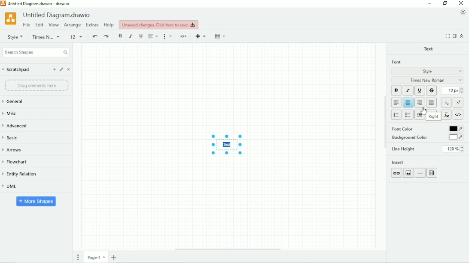  Describe the element at coordinates (95, 257) in the screenshot. I see `Page number` at that location.